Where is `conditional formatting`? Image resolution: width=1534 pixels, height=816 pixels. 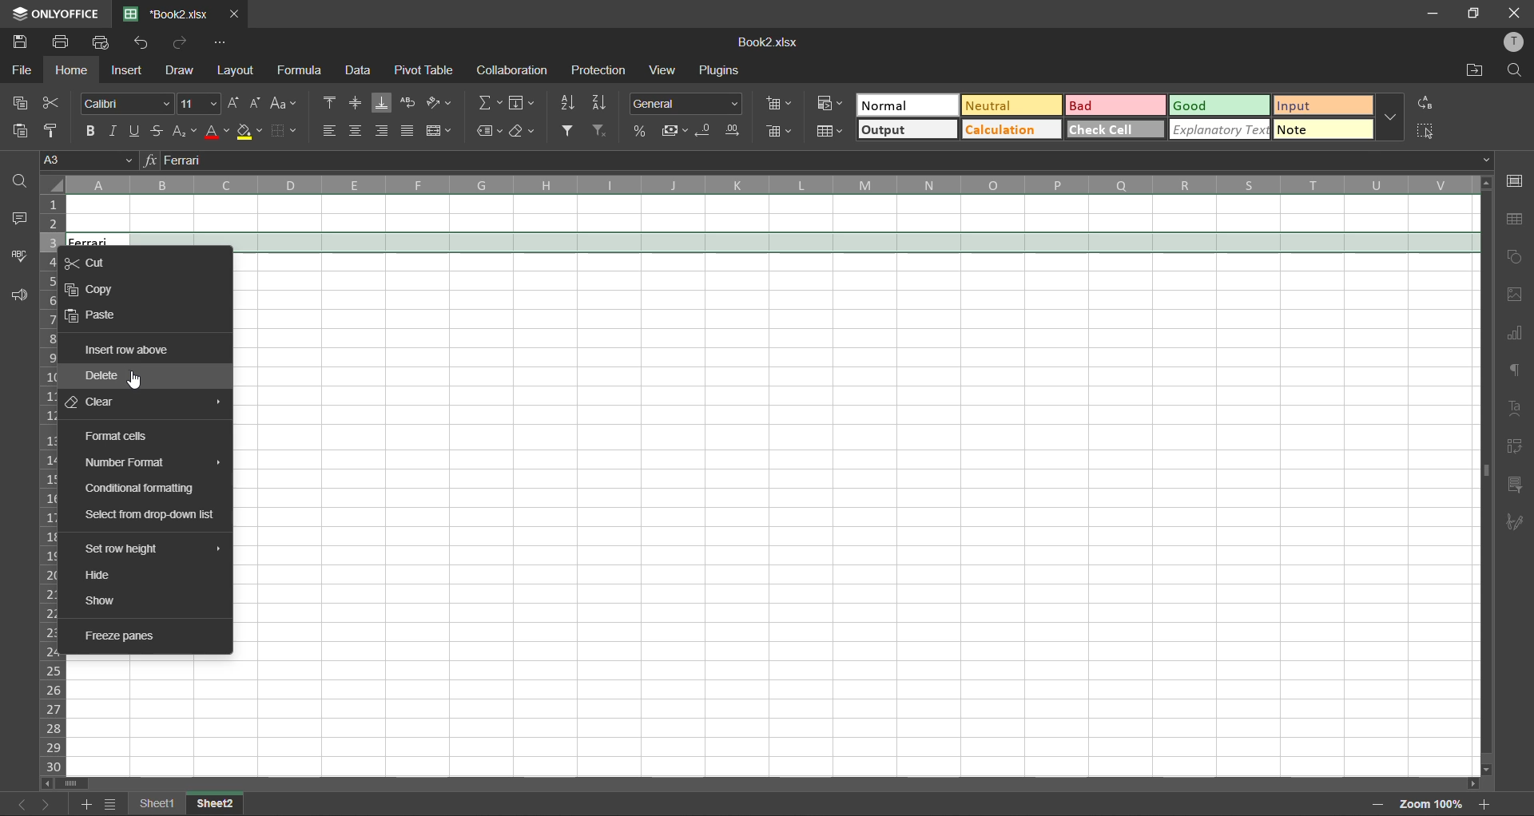
conditional formatting is located at coordinates (828, 102).